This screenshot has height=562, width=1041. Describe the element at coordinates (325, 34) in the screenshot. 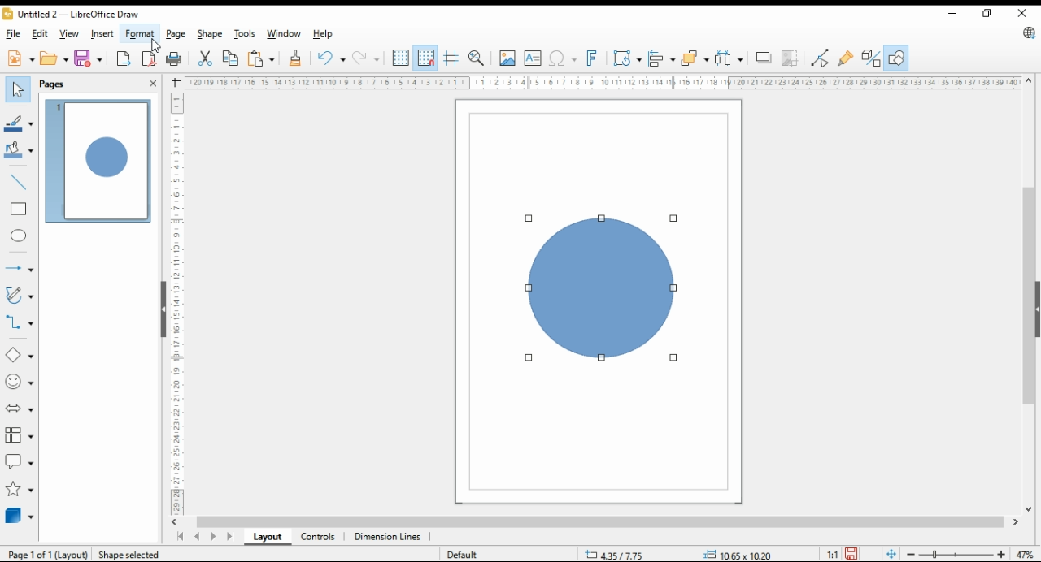

I see `help` at that location.